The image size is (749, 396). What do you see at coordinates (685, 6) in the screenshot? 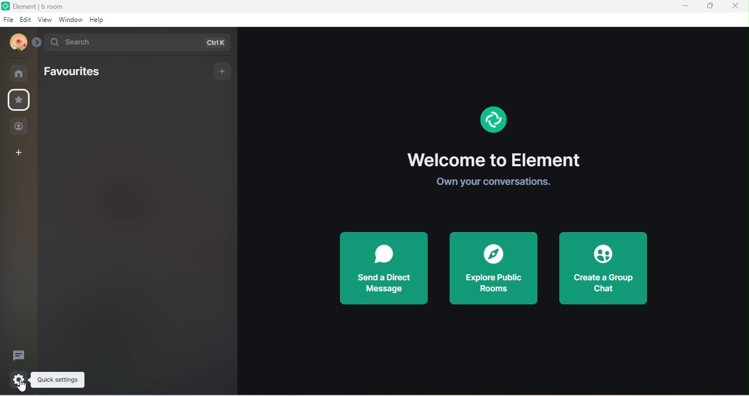
I see `minimize` at bounding box center [685, 6].